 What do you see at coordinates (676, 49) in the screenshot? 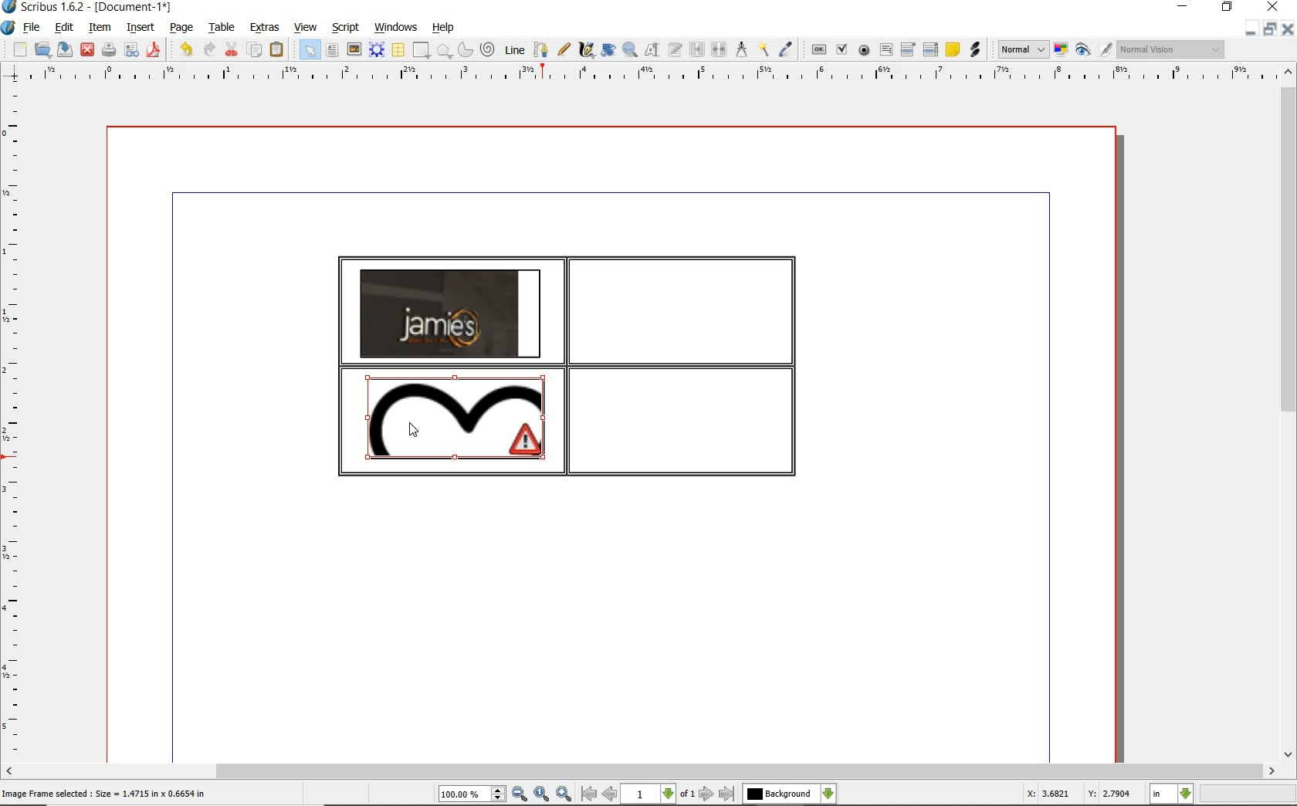
I see `edit text with story editor` at bounding box center [676, 49].